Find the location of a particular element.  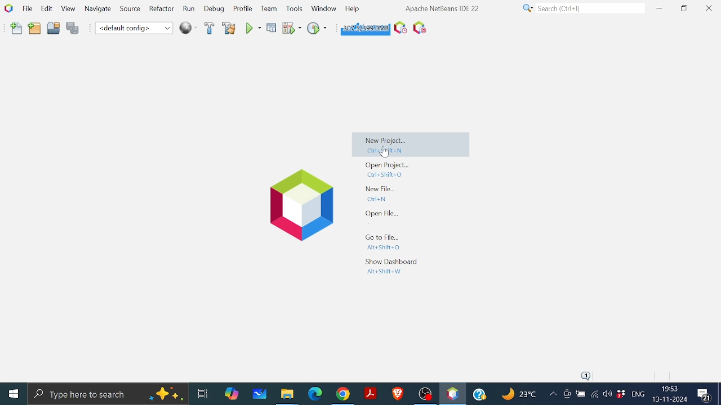

View is located at coordinates (68, 9).